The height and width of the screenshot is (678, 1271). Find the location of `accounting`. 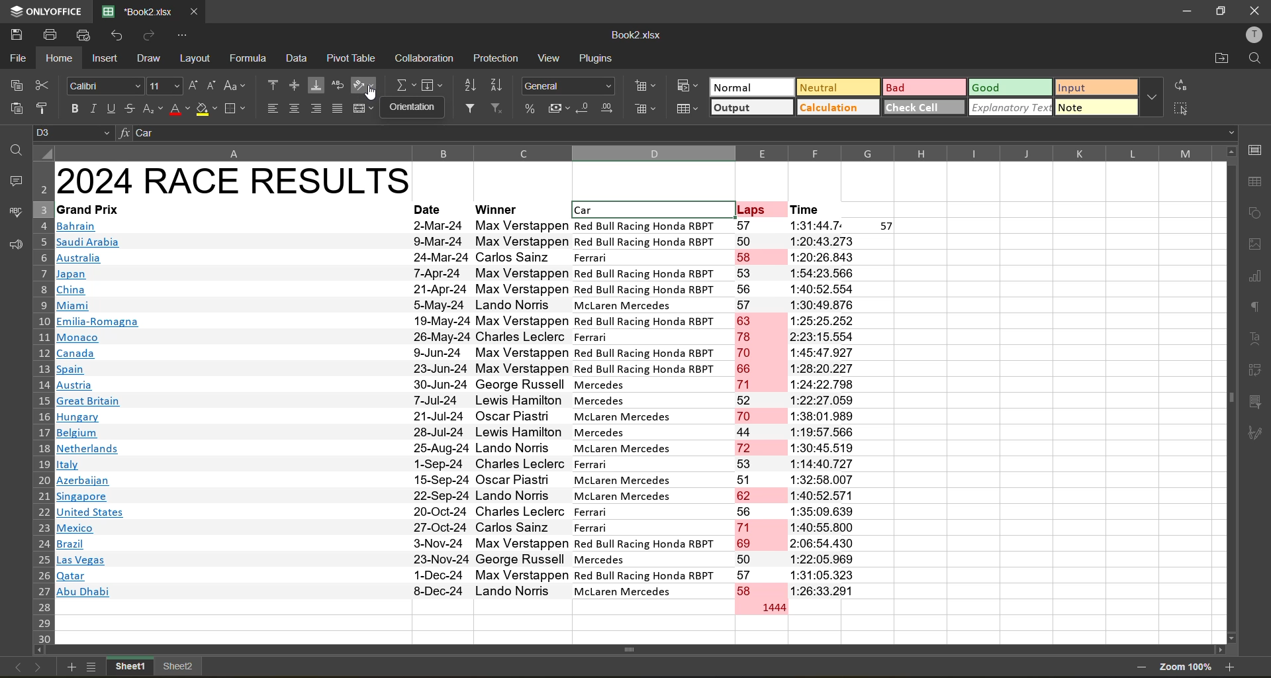

accounting is located at coordinates (559, 109).